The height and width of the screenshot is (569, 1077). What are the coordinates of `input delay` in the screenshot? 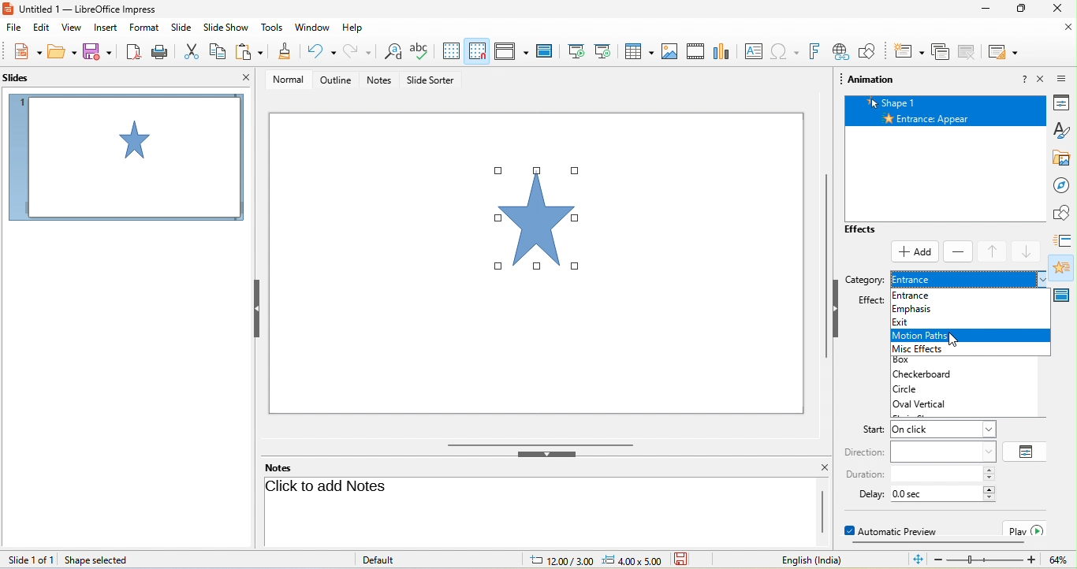 It's located at (937, 493).